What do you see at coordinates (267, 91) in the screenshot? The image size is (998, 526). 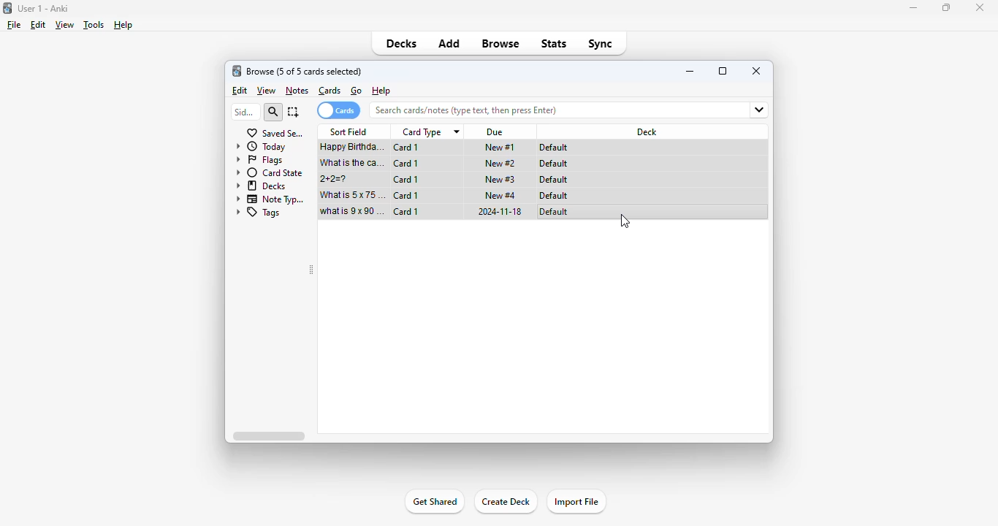 I see `view` at bounding box center [267, 91].